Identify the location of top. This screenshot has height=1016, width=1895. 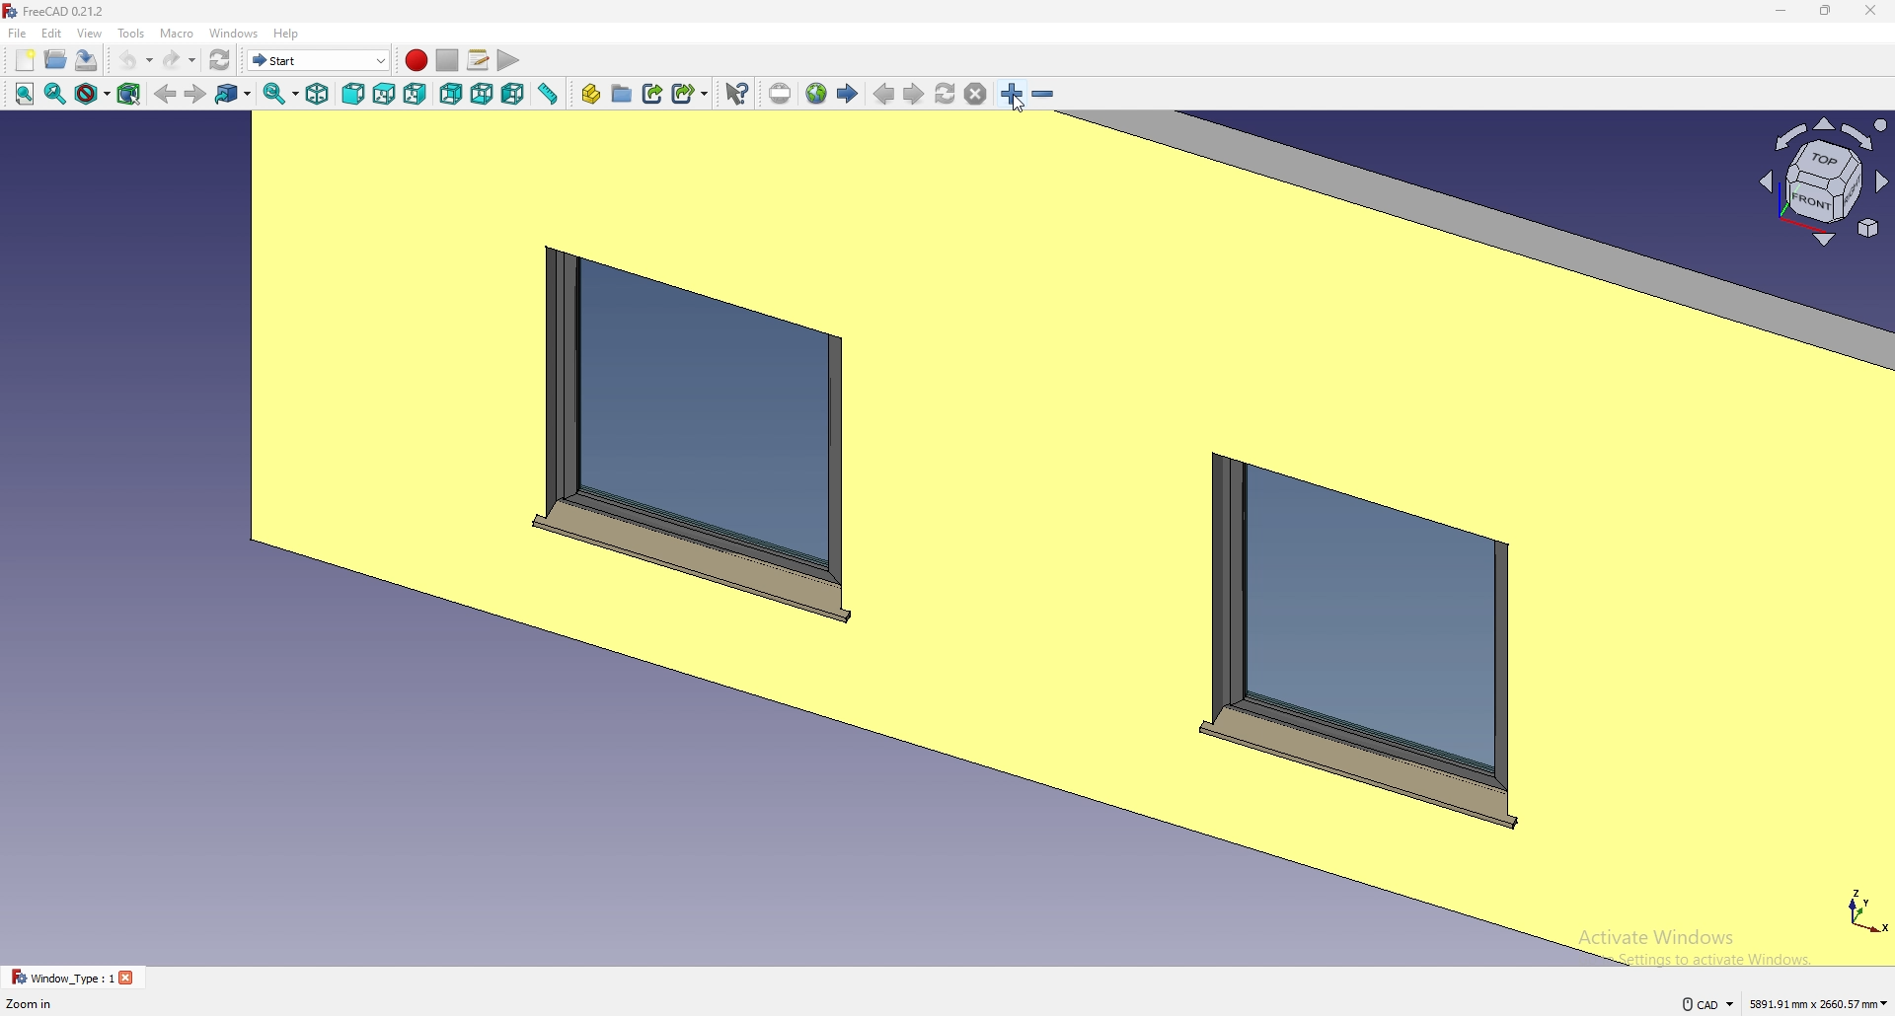
(385, 94).